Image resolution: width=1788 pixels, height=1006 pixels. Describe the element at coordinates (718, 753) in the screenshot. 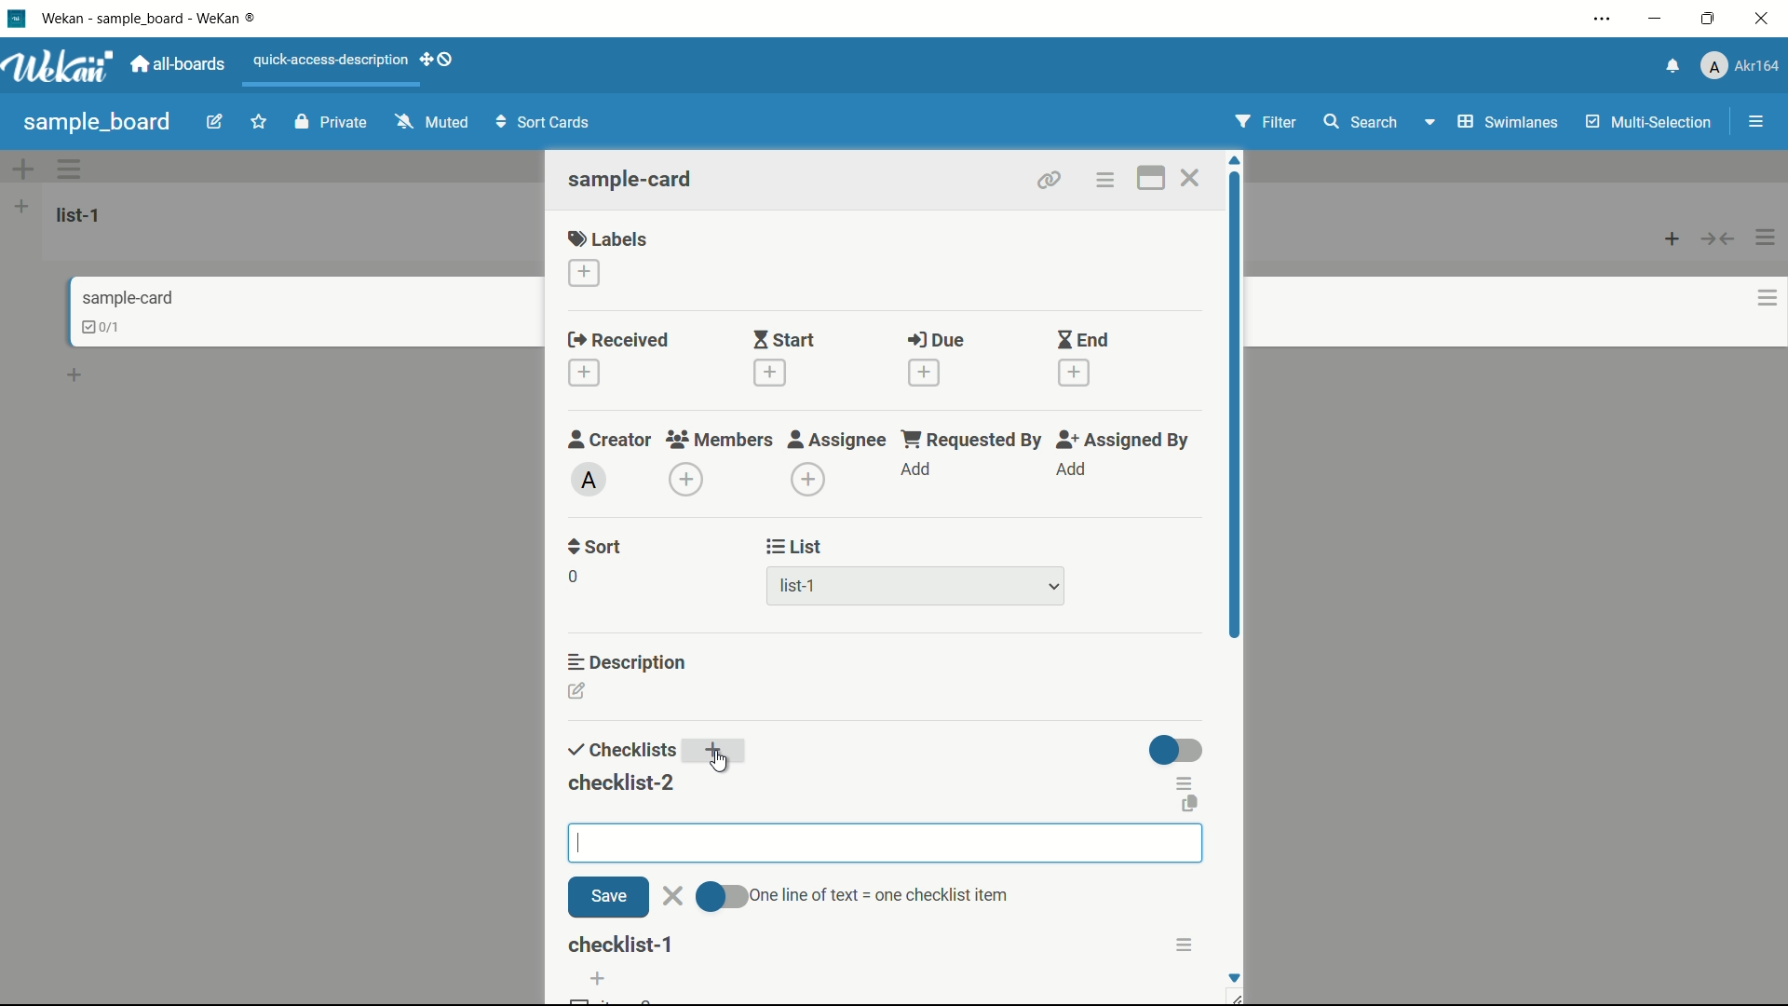

I see `add` at that location.